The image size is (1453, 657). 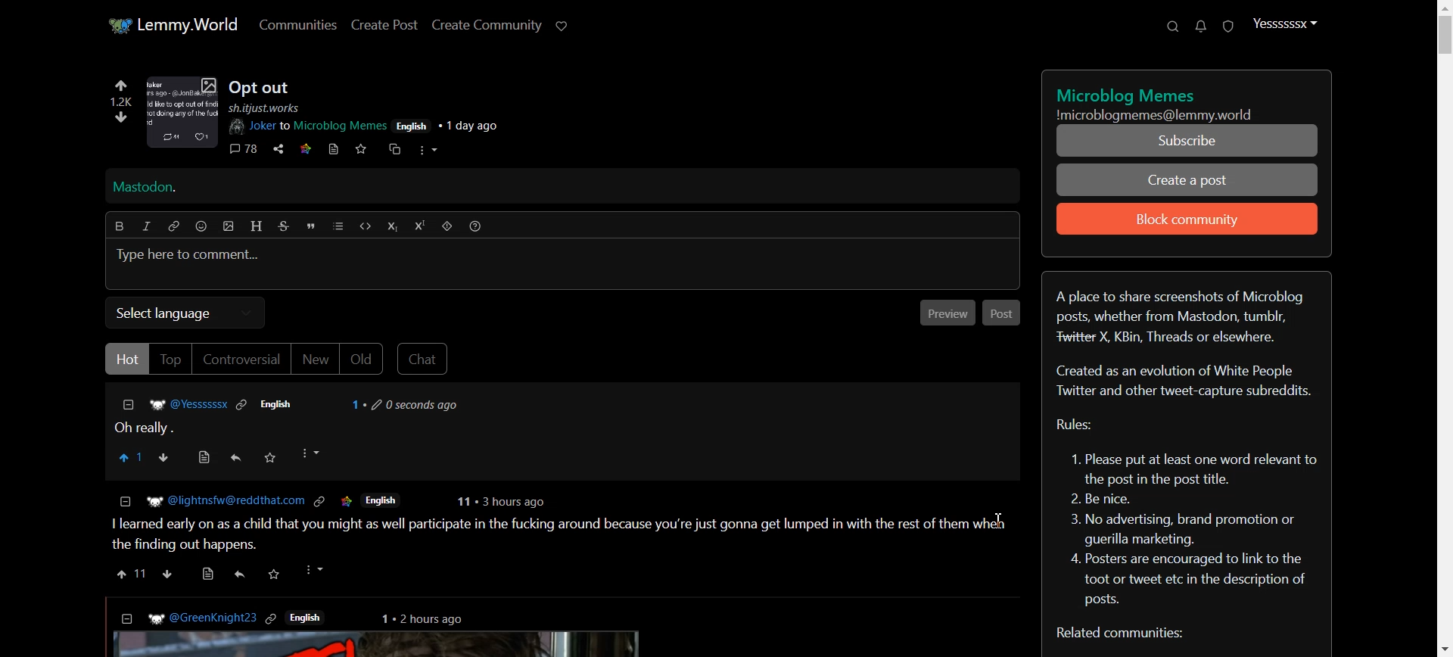 What do you see at coordinates (1188, 456) in the screenshot?
I see `Text` at bounding box center [1188, 456].